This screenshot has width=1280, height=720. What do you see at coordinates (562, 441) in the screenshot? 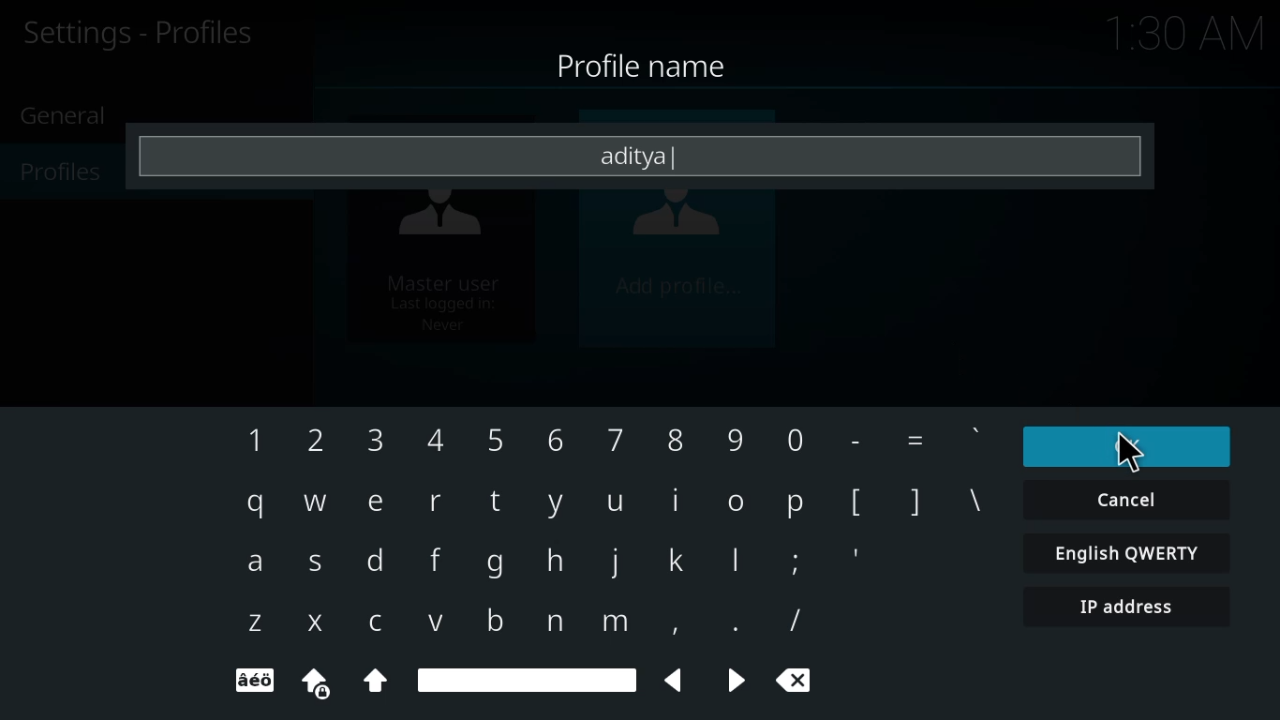
I see `6` at bounding box center [562, 441].